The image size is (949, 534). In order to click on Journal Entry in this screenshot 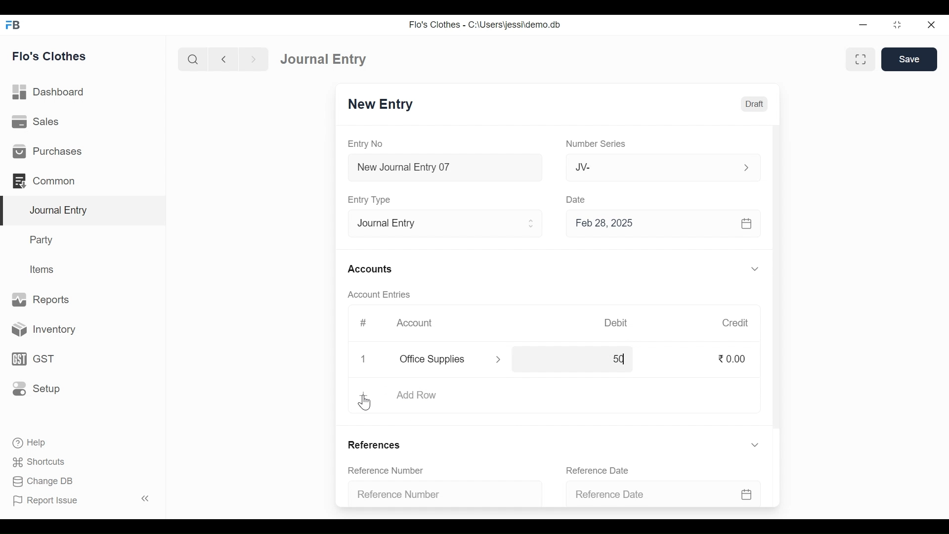, I will do `click(327, 59)`.